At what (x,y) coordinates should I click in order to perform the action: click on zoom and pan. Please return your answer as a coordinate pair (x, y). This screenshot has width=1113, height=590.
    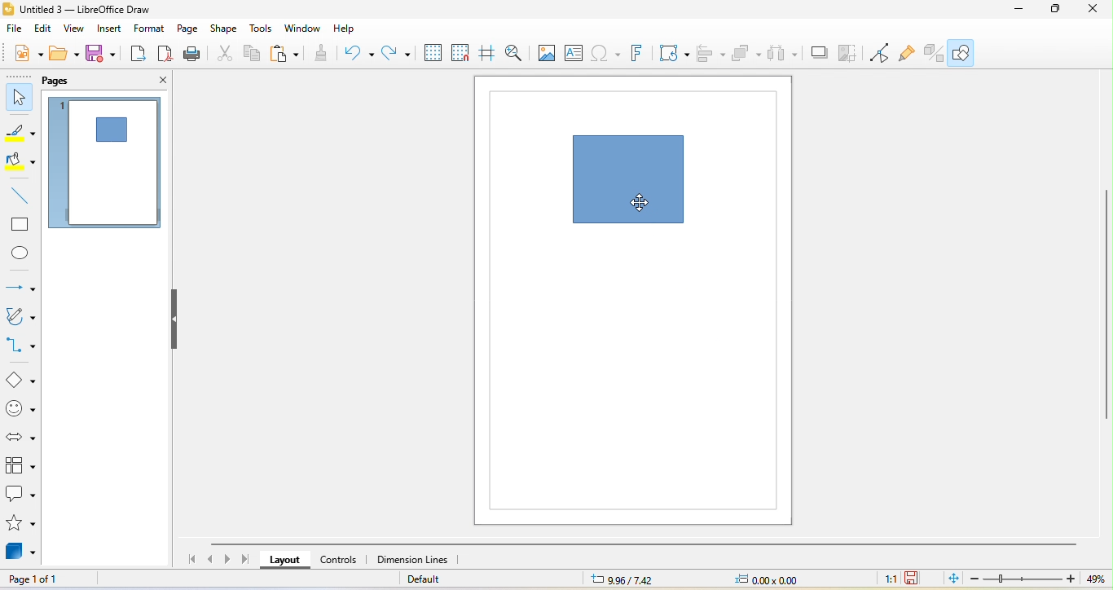
    Looking at the image, I should click on (516, 53).